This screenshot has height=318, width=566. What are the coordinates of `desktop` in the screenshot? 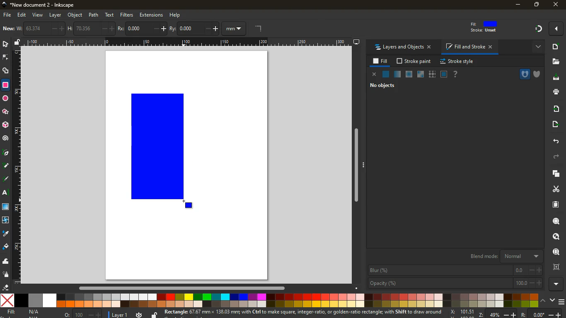 It's located at (356, 42).